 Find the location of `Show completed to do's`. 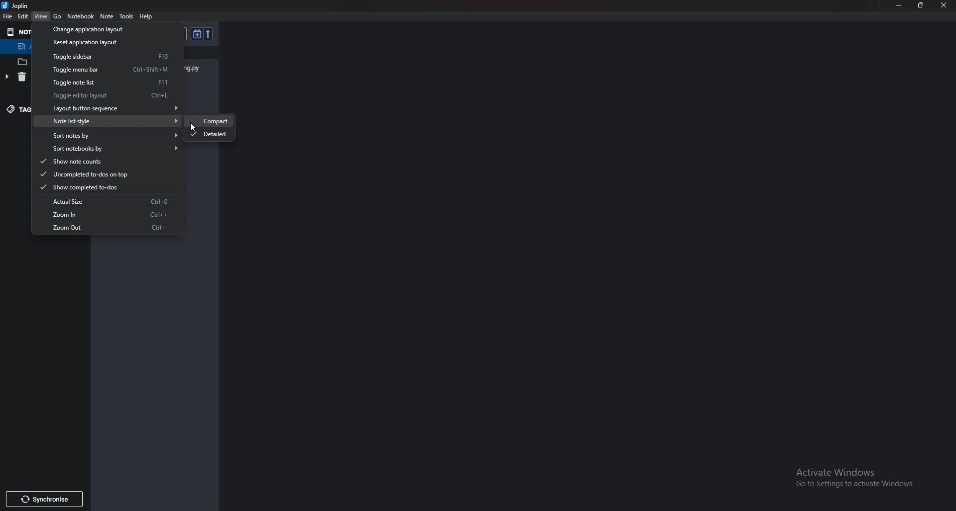

Show completed to do's is located at coordinates (106, 187).